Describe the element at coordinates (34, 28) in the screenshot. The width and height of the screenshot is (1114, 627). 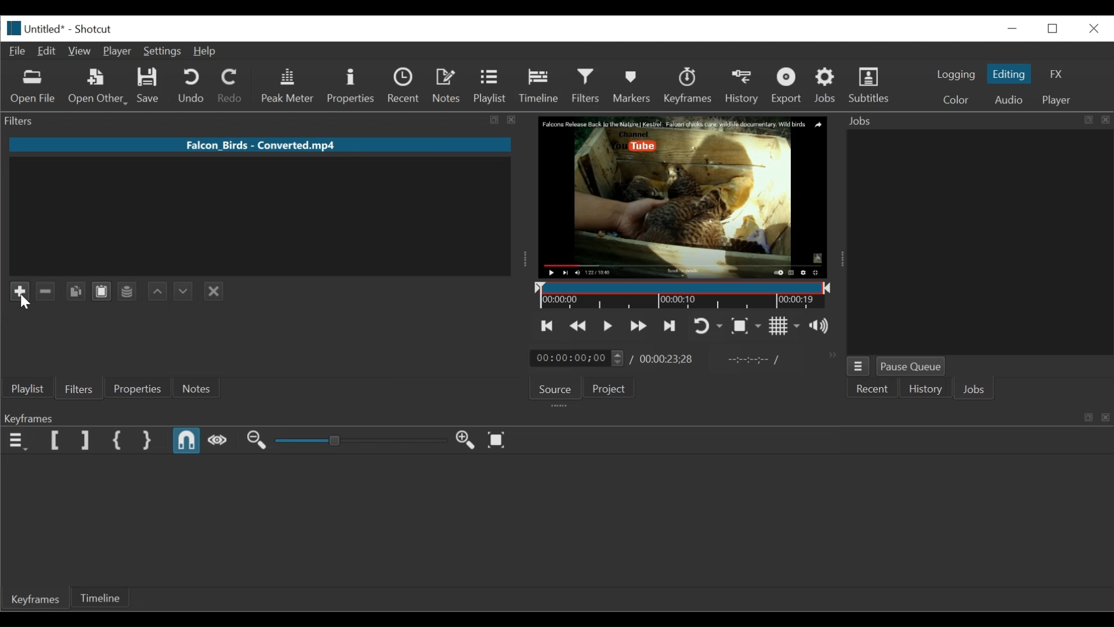
I see `File Name` at that location.